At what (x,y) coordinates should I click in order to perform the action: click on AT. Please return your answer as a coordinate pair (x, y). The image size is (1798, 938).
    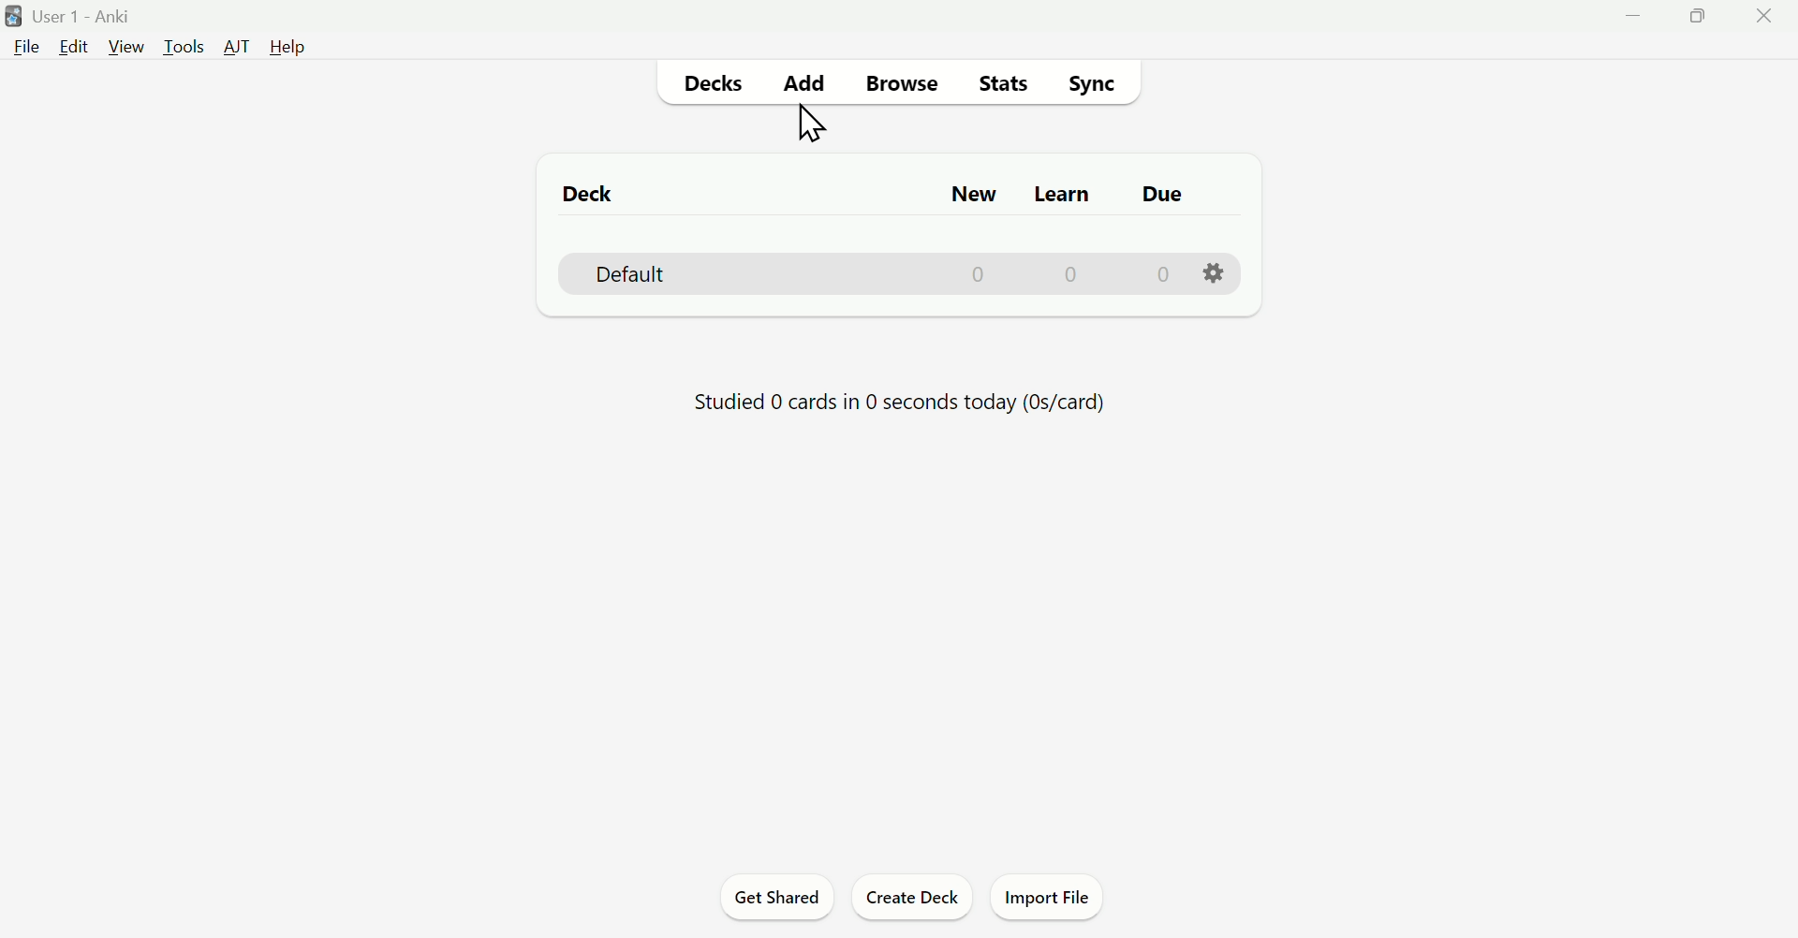
    Looking at the image, I should click on (229, 45).